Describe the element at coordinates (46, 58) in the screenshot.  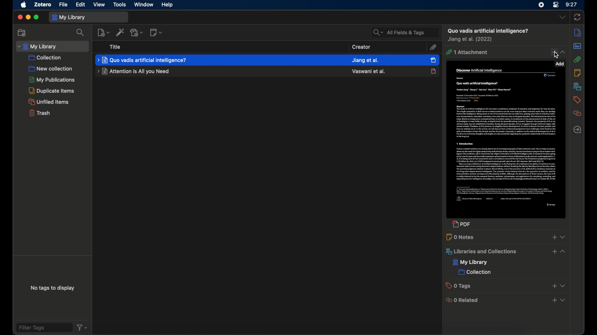
I see `collection` at that location.